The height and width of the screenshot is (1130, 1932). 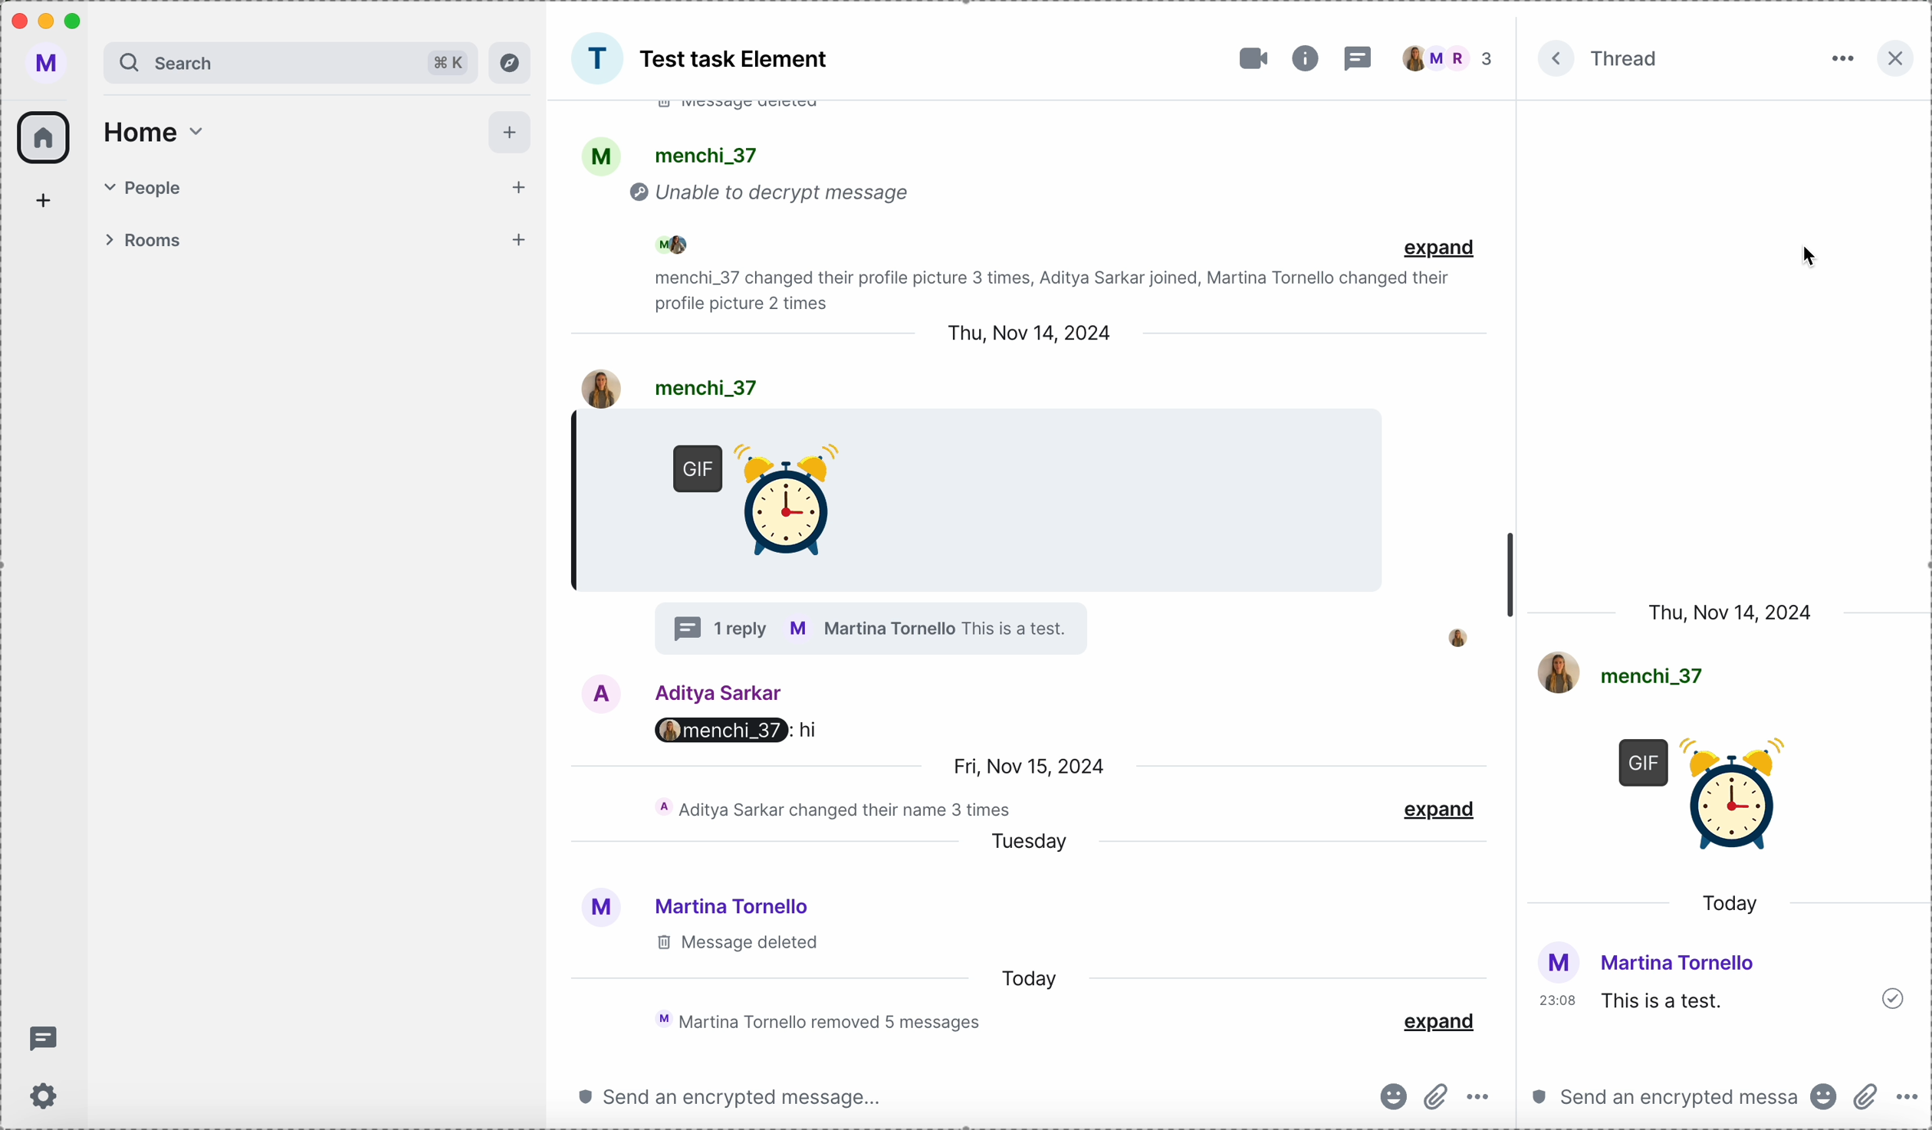 I want to click on maximize program, so click(x=80, y=18).